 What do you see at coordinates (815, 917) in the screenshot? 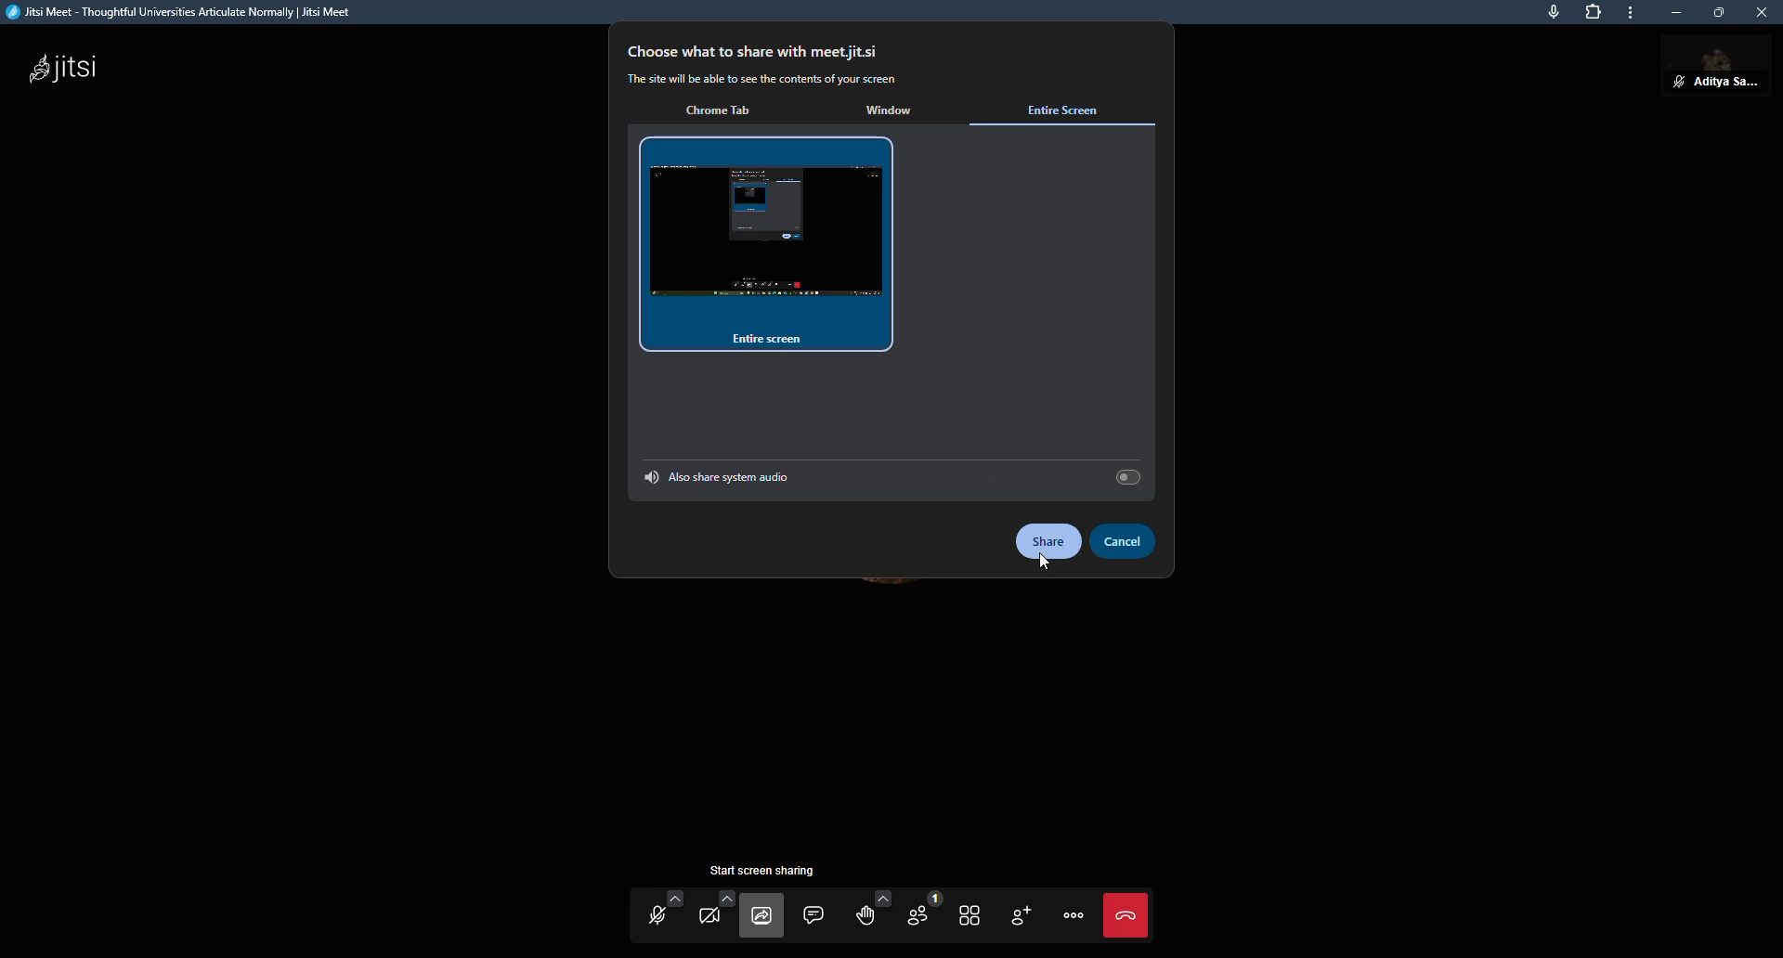
I see `open chat` at bounding box center [815, 917].